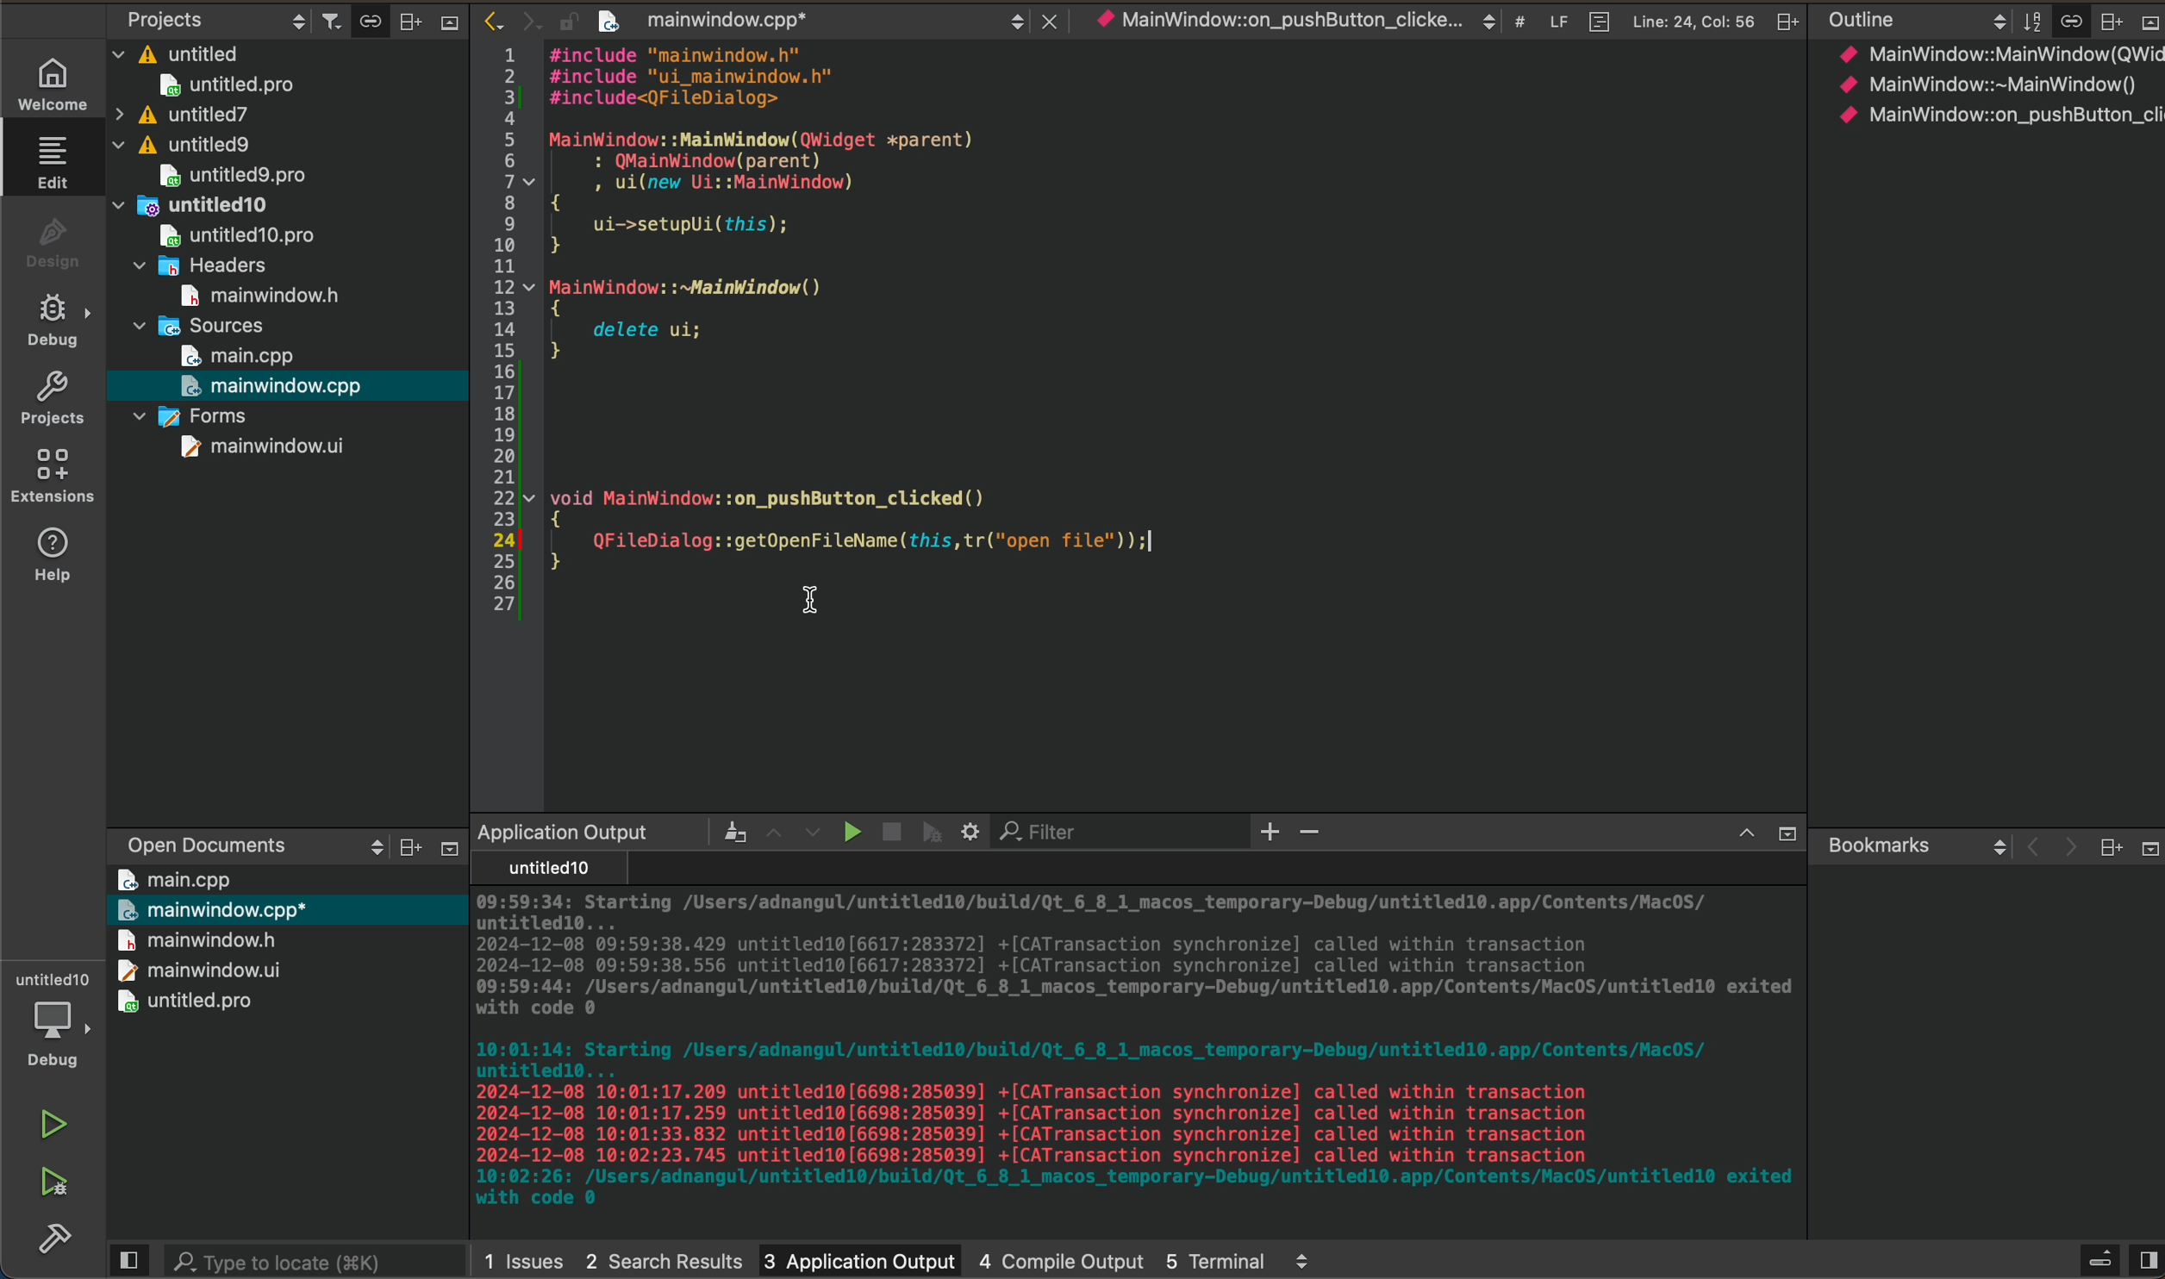 The width and height of the screenshot is (2165, 1279). I want to click on cursor, so click(810, 602).